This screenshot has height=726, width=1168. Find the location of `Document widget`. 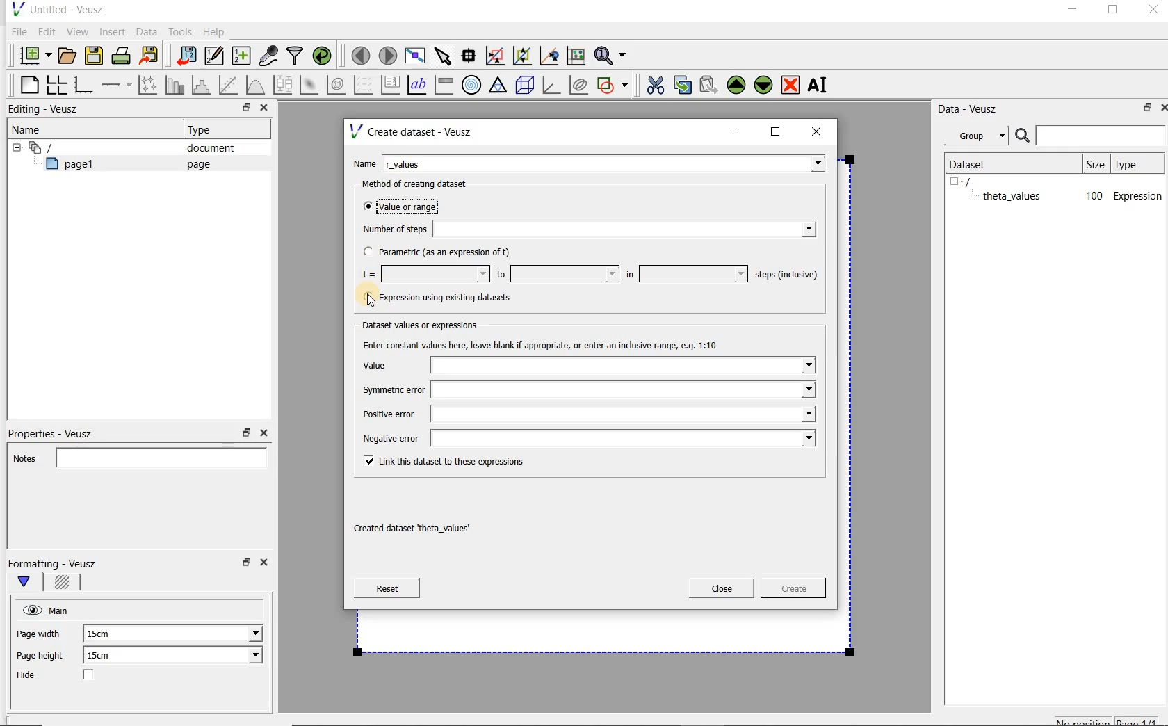

Document widget is located at coordinates (65, 147).